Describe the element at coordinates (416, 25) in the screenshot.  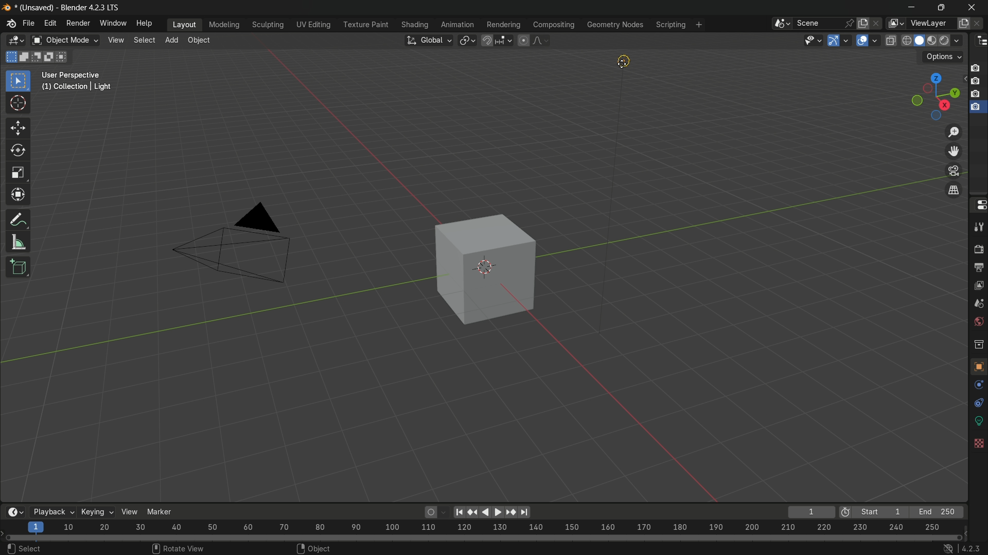
I see `shading menu` at that location.